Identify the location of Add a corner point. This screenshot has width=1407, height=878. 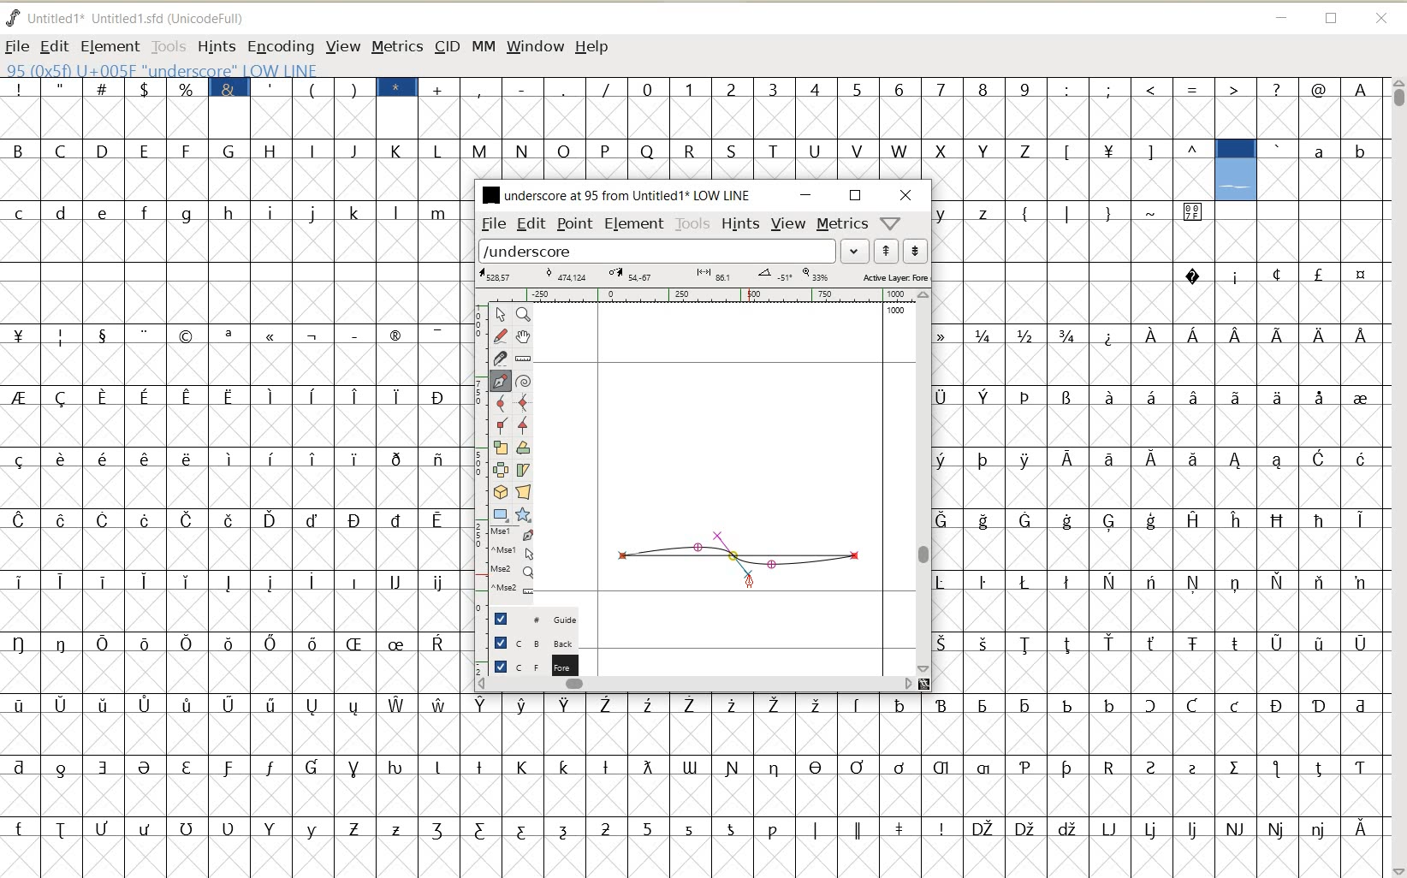
(502, 424).